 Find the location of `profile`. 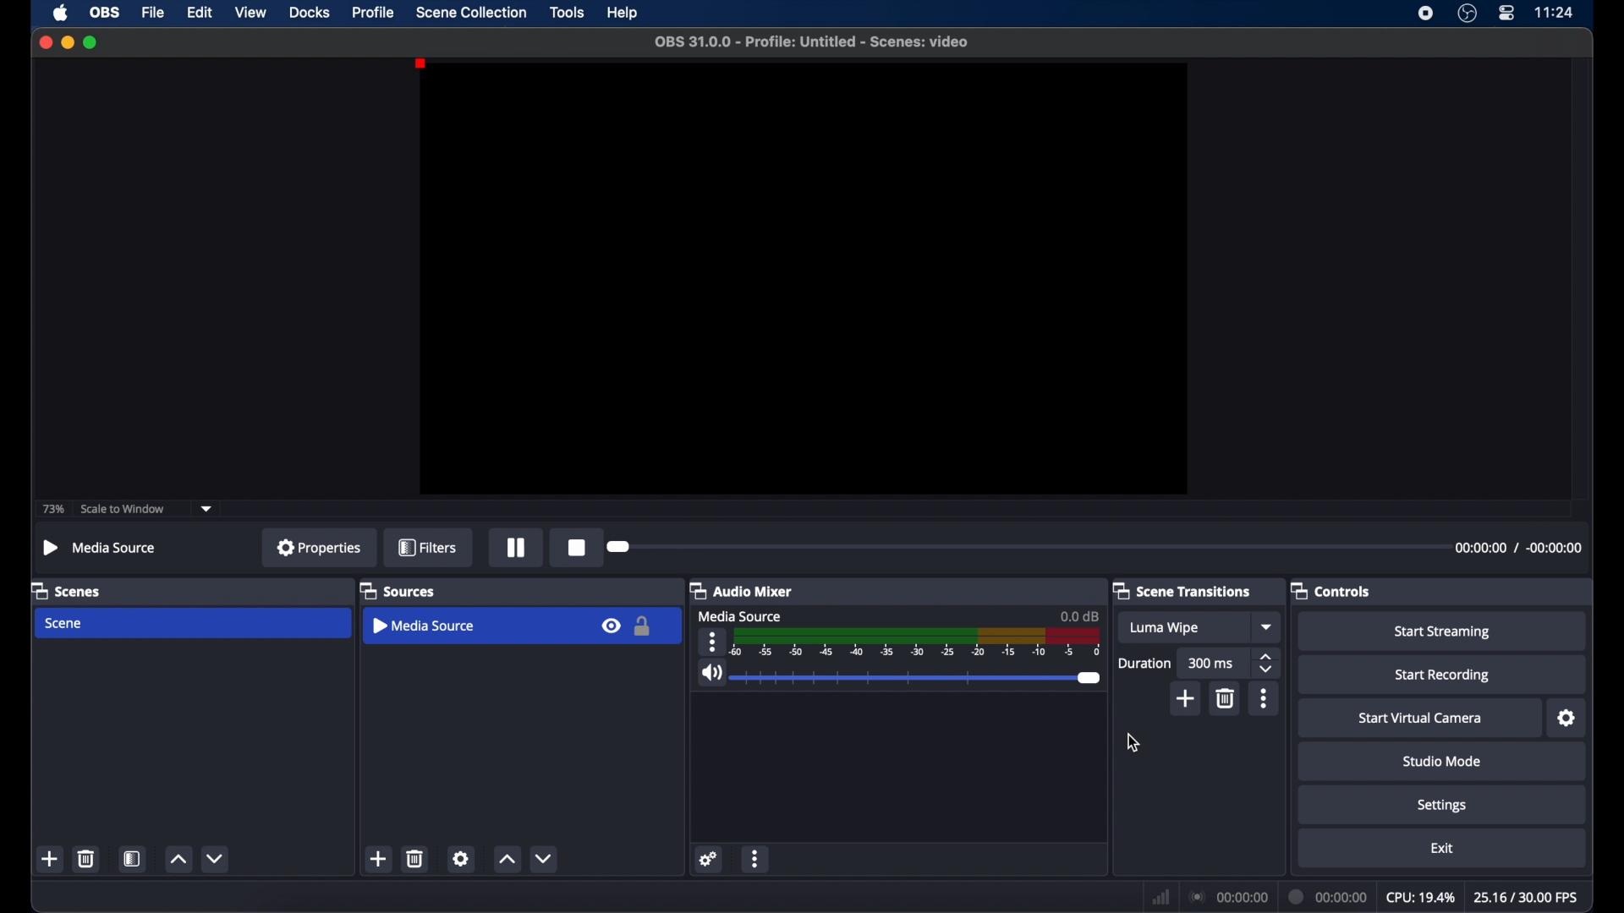

profile is located at coordinates (375, 13).